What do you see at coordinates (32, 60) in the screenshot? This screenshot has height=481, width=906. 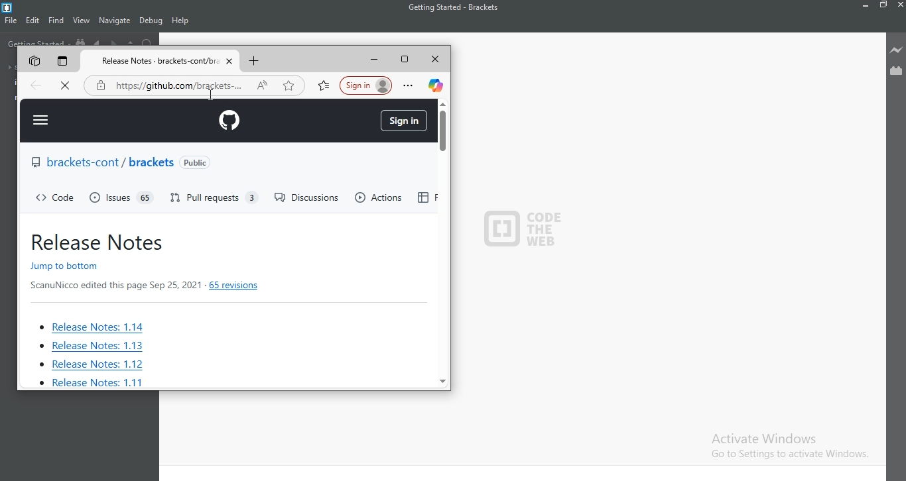 I see `mutiple tabs` at bounding box center [32, 60].